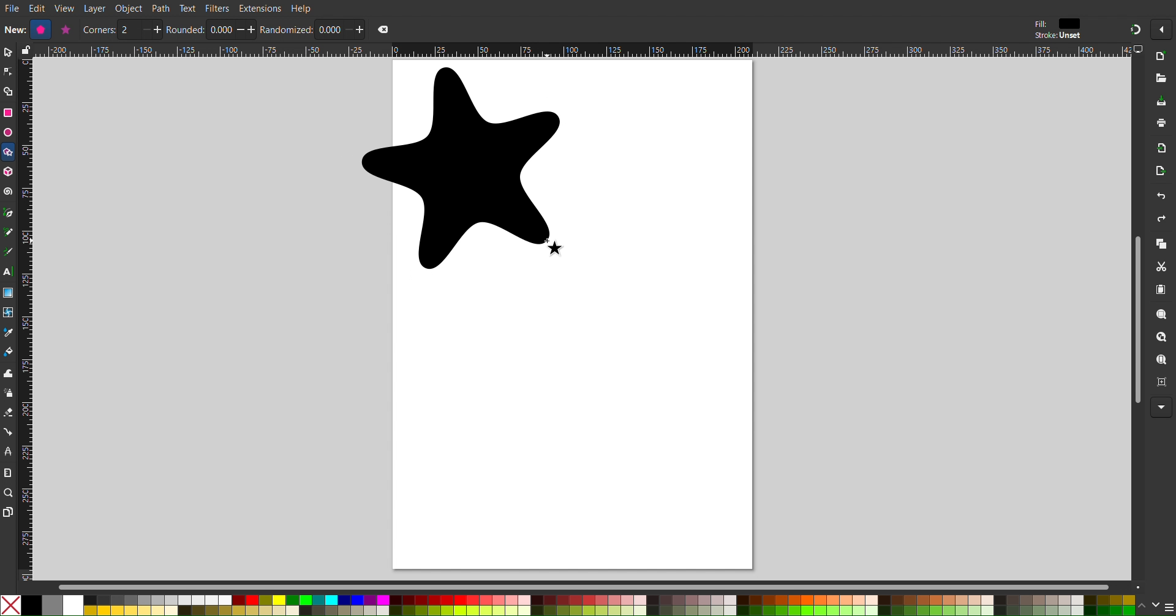 The height and width of the screenshot is (616, 1176). I want to click on Color Picker, so click(9, 334).